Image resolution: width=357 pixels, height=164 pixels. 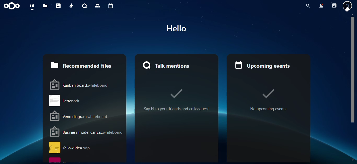 What do you see at coordinates (87, 132) in the screenshot?
I see `Business model canvas whiteboard` at bounding box center [87, 132].